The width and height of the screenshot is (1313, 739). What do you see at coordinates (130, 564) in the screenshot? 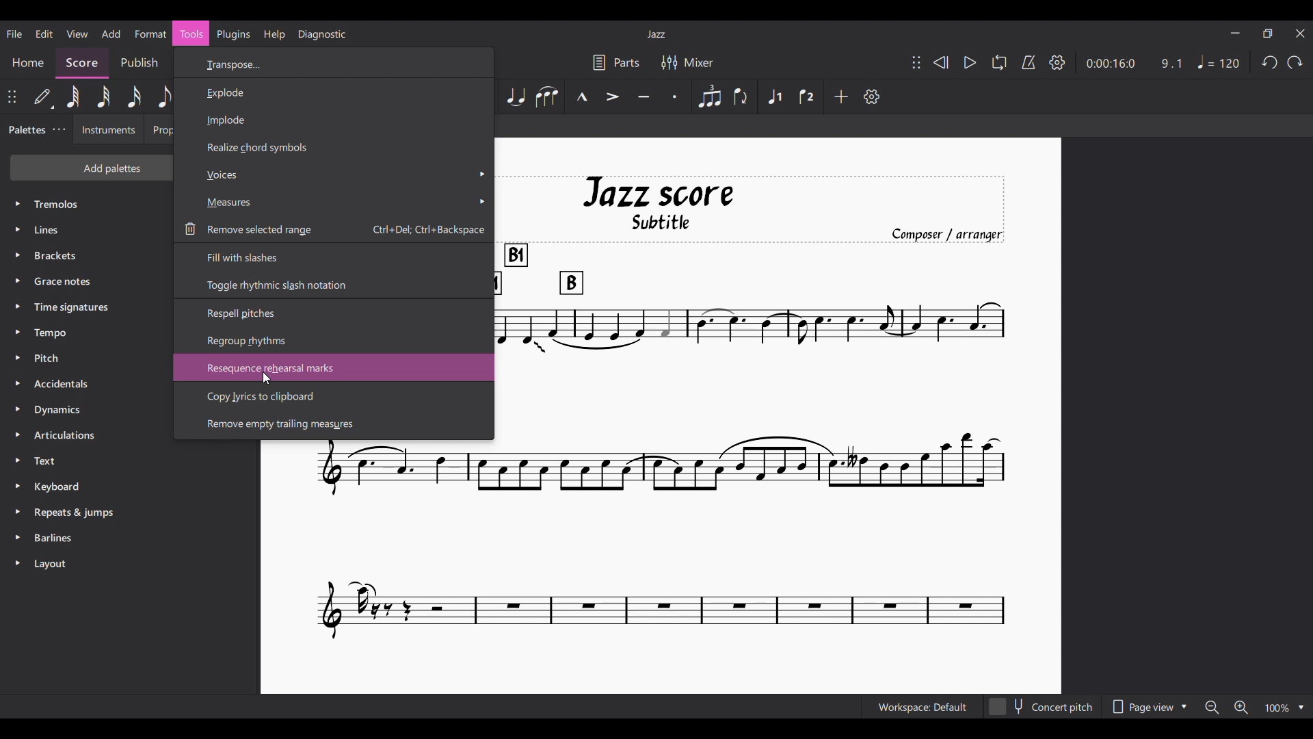
I see `Layout` at bounding box center [130, 564].